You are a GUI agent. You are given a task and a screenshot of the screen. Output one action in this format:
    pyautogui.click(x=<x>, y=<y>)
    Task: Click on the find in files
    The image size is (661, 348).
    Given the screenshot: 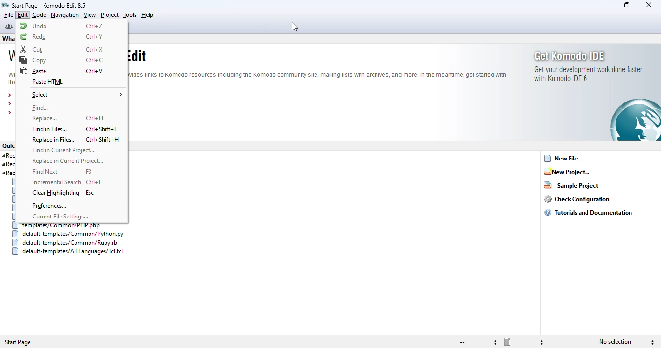 What is the action you would take?
    pyautogui.click(x=50, y=129)
    